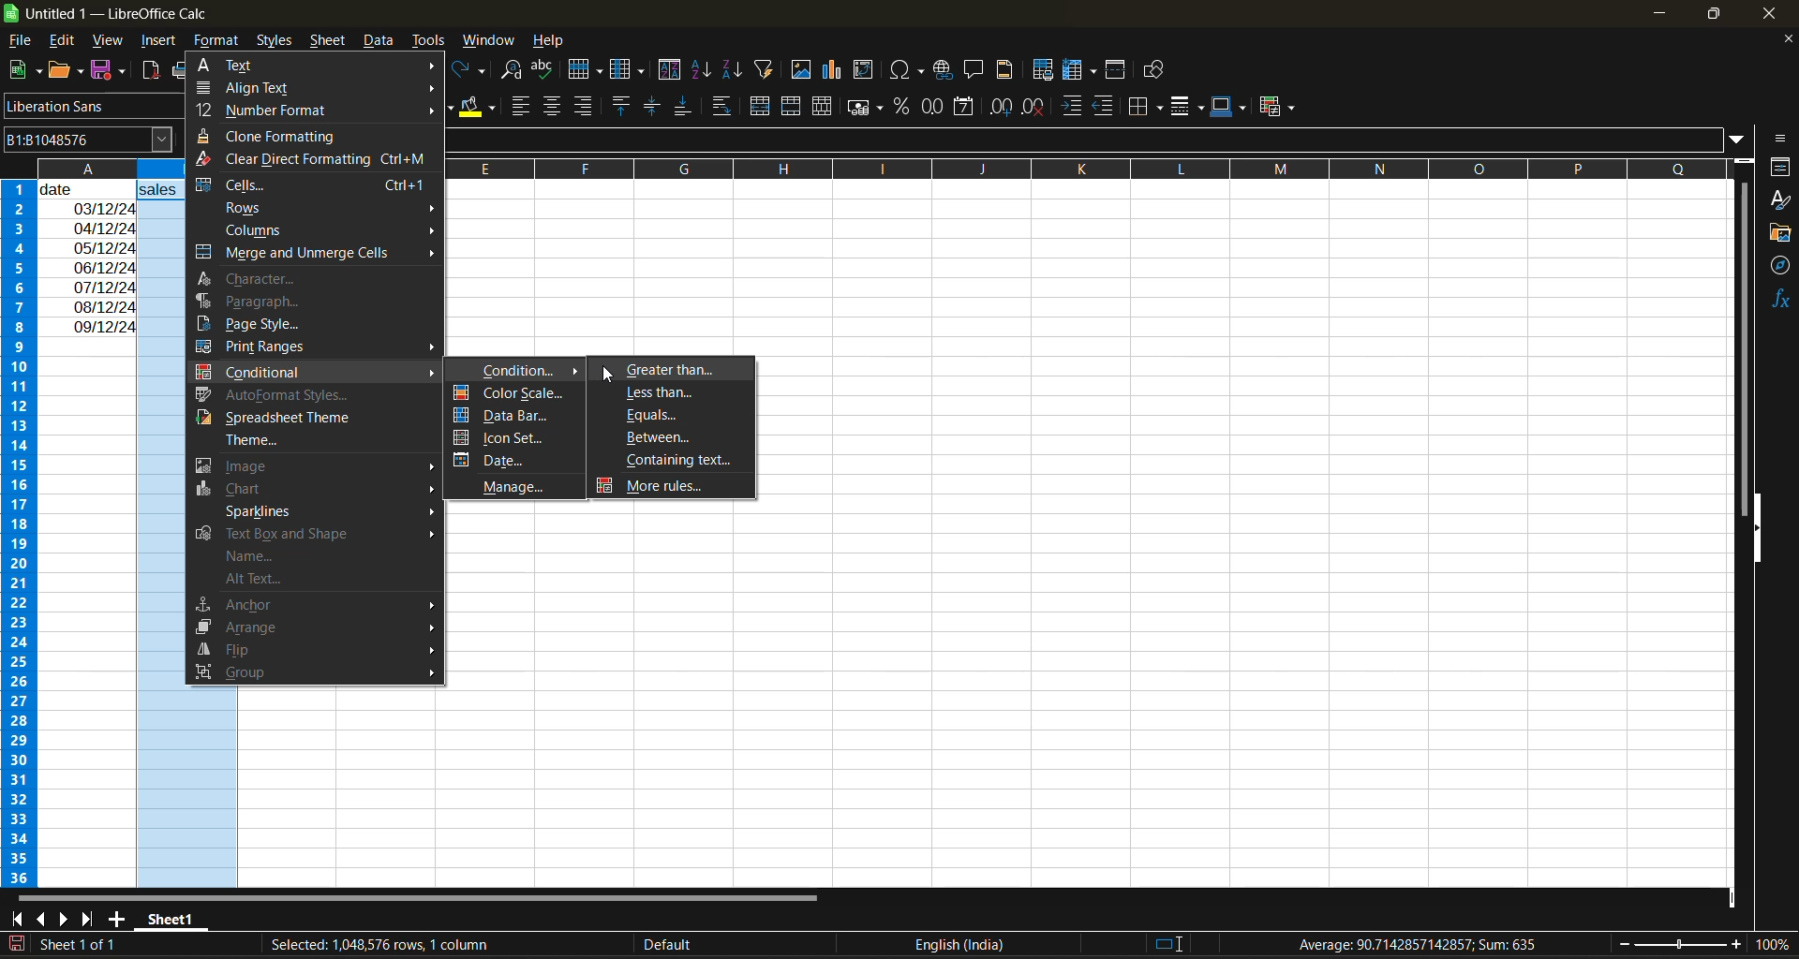  What do you see at coordinates (1777, 302) in the screenshot?
I see `functions` at bounding box center [1777, 302].